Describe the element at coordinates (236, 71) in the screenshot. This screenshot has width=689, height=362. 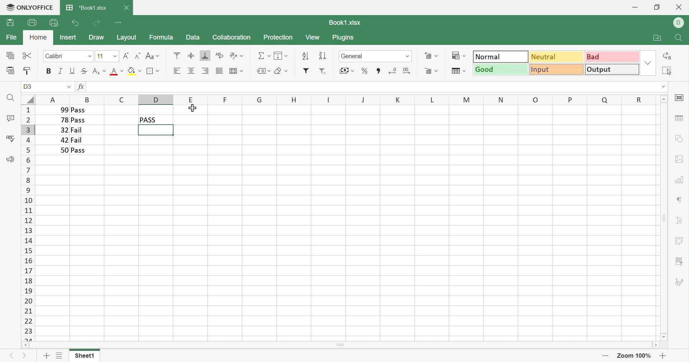
I see `Merge center` at that location.